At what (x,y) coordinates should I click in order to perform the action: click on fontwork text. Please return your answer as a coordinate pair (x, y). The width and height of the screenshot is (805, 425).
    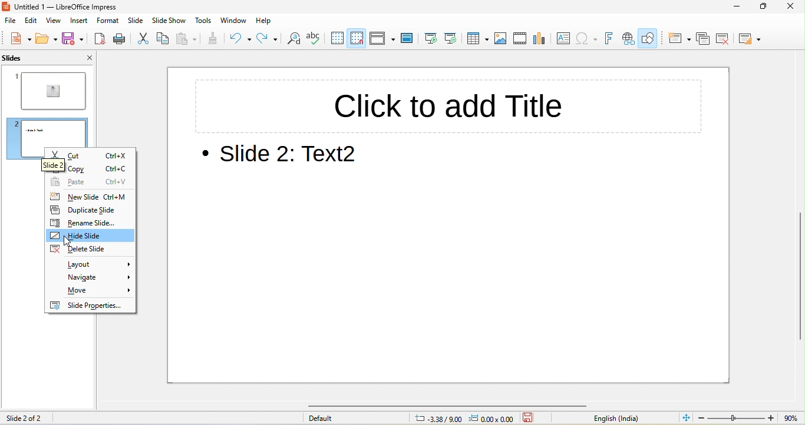
    Looking at the image, I should click on (610, 38).